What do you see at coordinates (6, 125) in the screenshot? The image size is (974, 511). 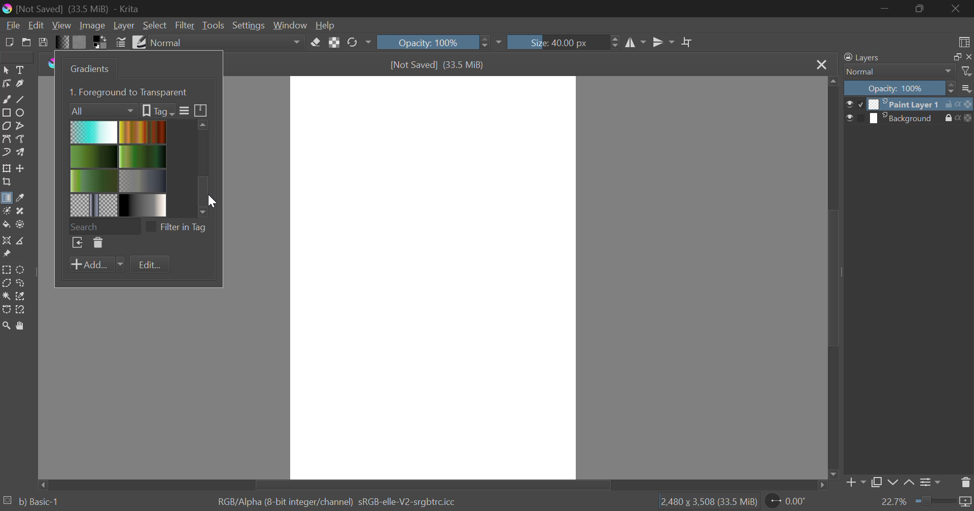 I see `Polygon` at bounding box center [6, 125].